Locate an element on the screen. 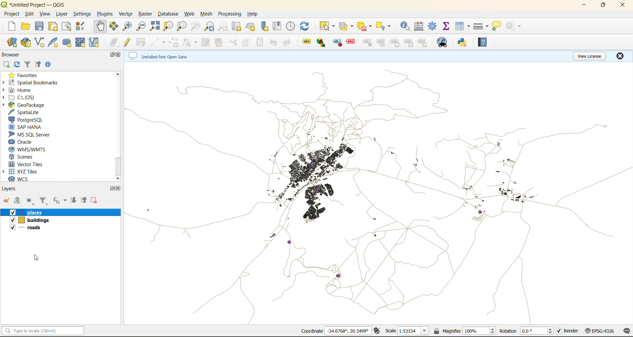  select location is located at coordinates (385, 25).